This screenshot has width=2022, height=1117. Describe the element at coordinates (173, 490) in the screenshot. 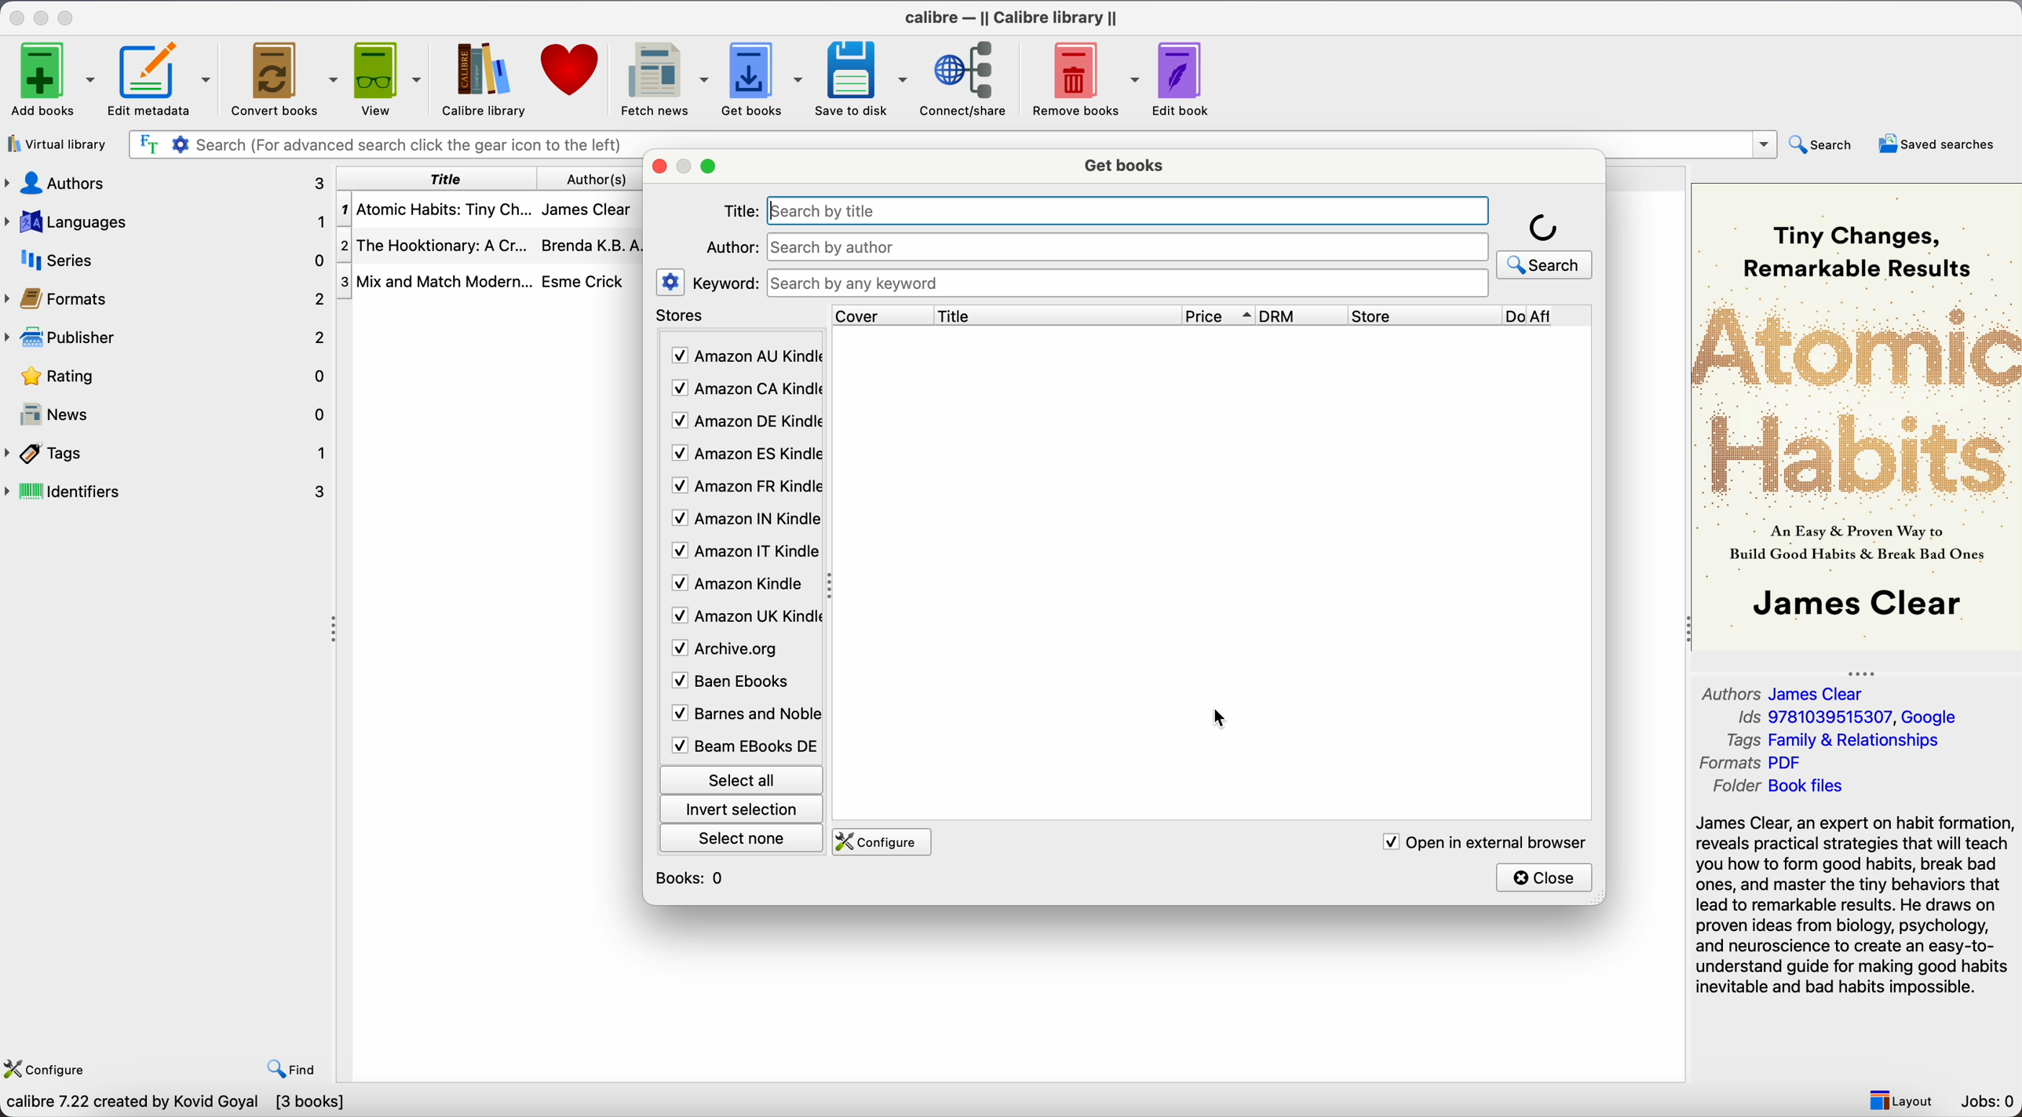

I see `identifiers` at that location.